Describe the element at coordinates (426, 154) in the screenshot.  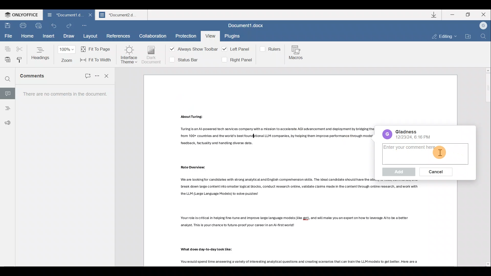
I see `Comment box` at that location.